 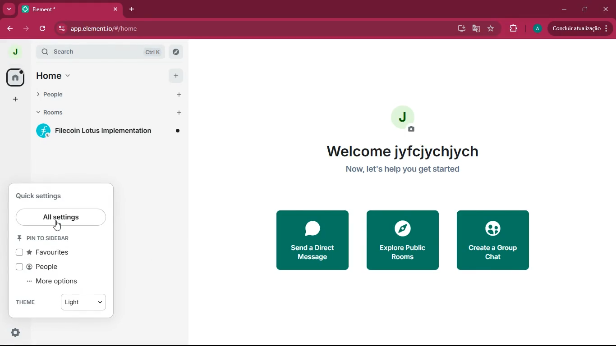 What do you see at coordinates (538, 29) in the screenshot?
I see `profile` at bounding box center [538, 29].